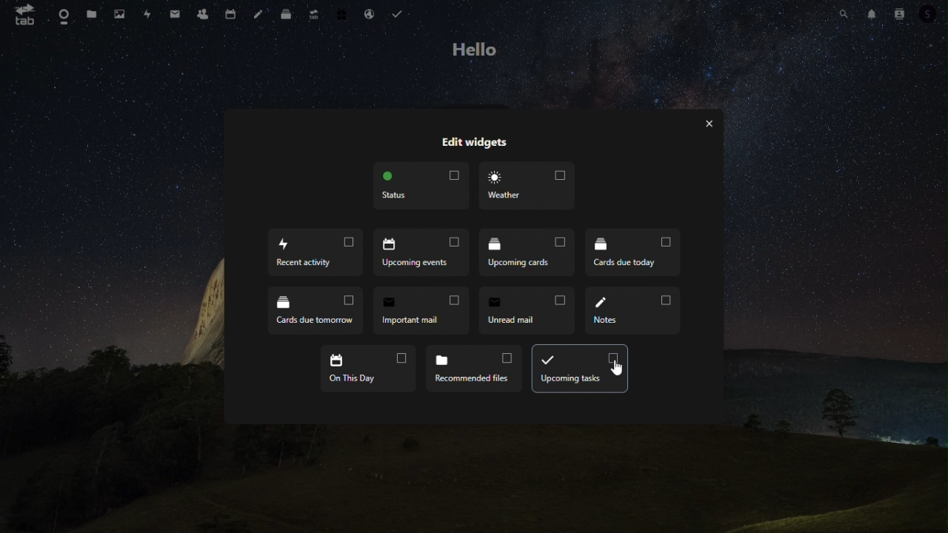 This screenshot has height=533, width=948. Describe the element at coordinates (527, 186) in the screenshot. I see `weather` at that location.